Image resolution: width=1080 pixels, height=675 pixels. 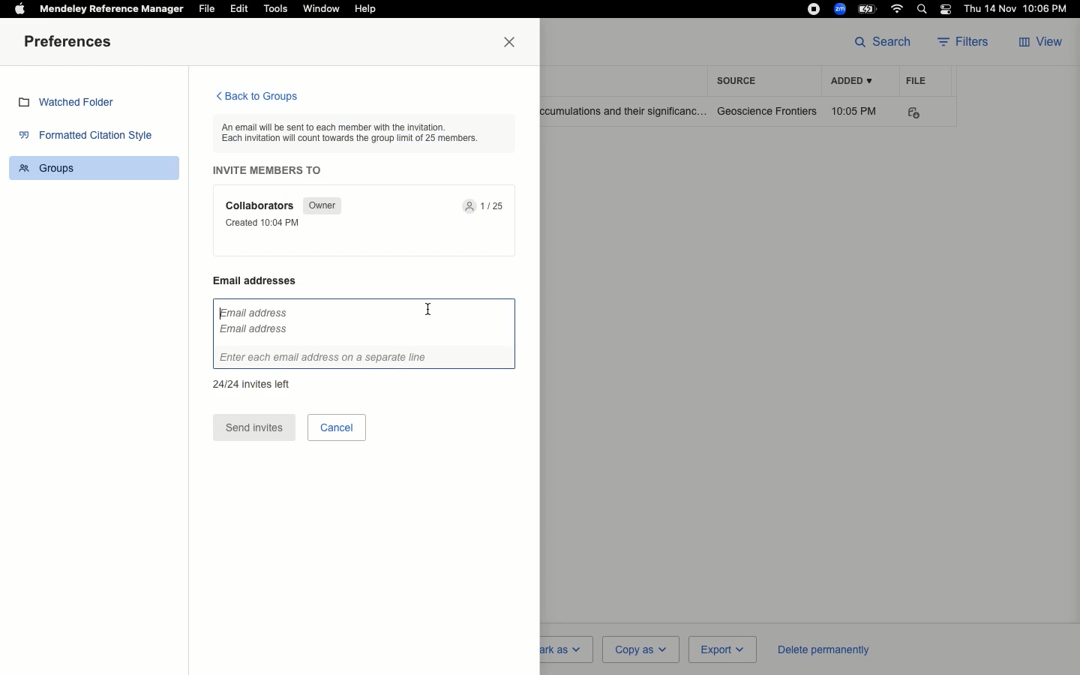 What do you see at coordinates (267, 223) in the screenshot?
I see `Created` at bounding box center [267, 223].